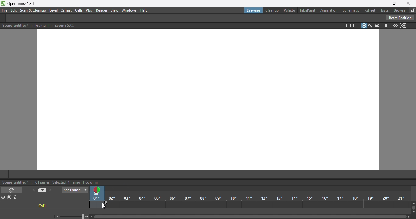 This screenshot has height=219, width=416. I want to click on Xsheet, so click(371, 11).